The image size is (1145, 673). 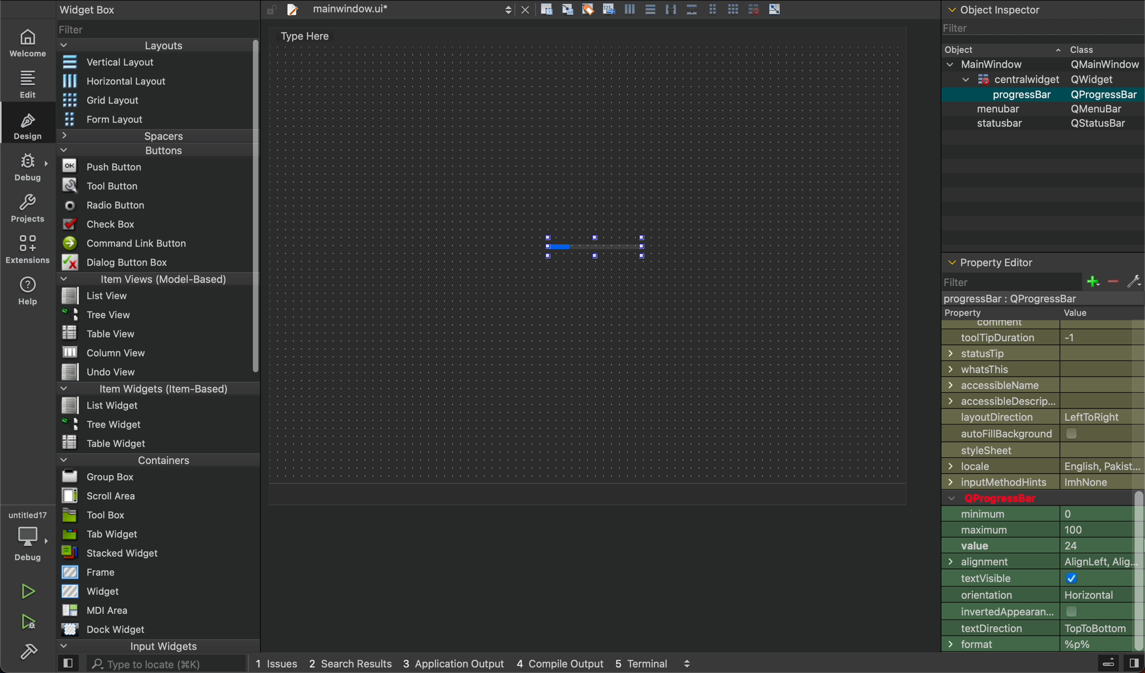 I want to click on Radio Button, so click(x=109, y=205).